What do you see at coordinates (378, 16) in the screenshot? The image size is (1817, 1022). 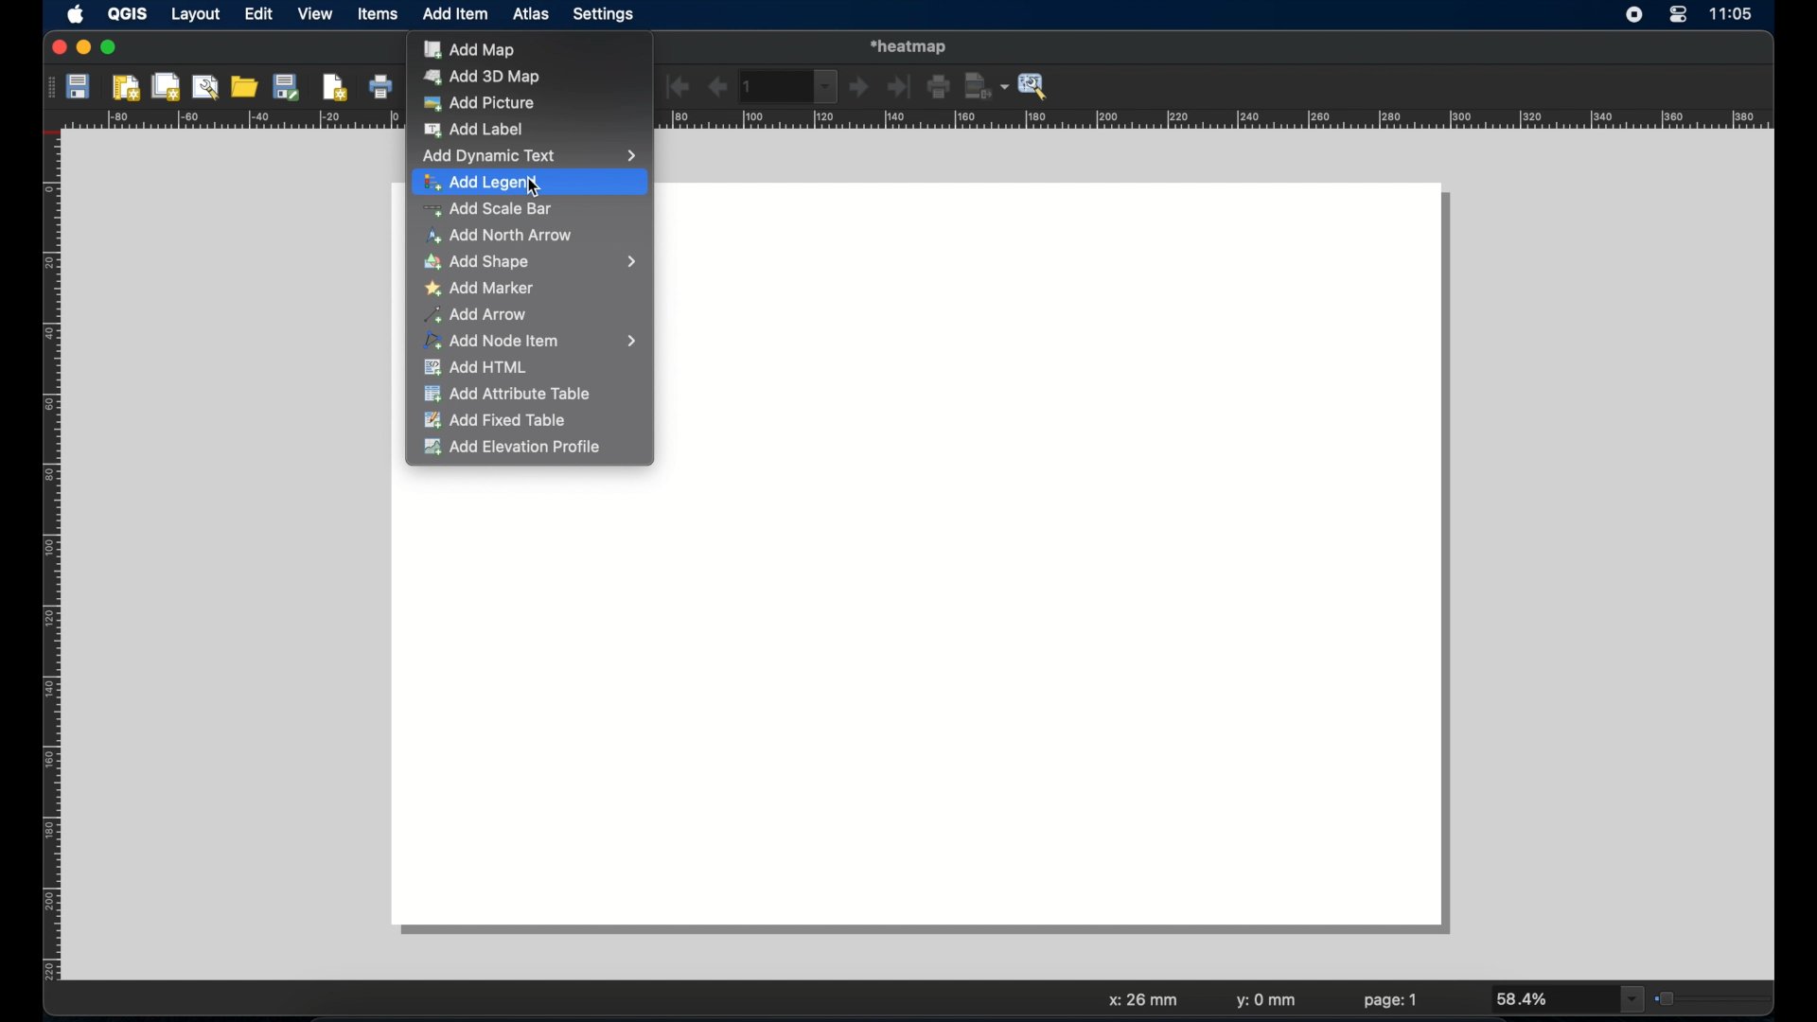 I see `items` at bounding box center [378, 16].